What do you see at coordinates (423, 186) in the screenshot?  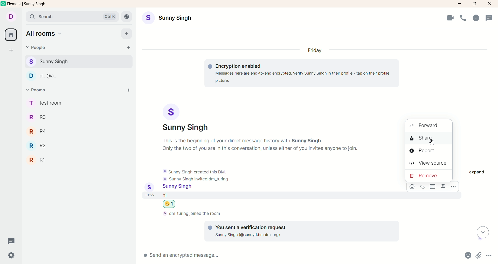 I see `reply` at bounding box center [423, 186].